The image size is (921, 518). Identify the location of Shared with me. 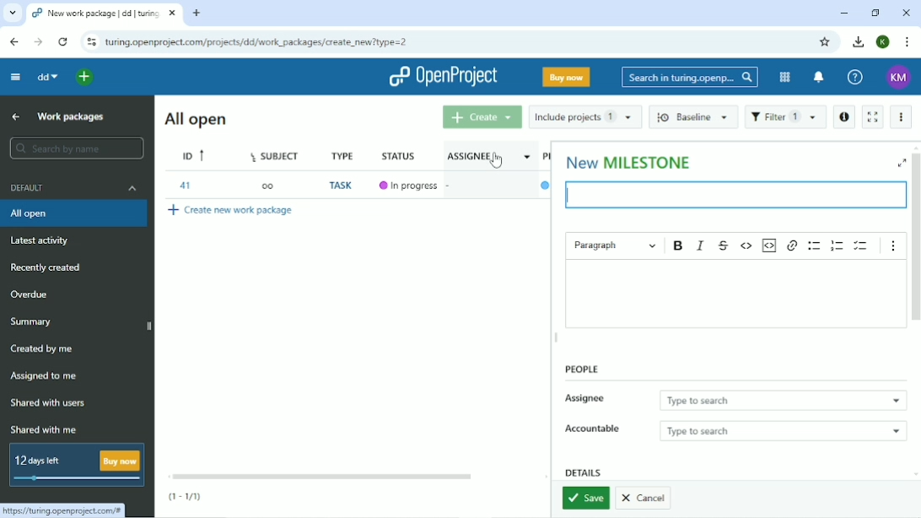
(41, 429).